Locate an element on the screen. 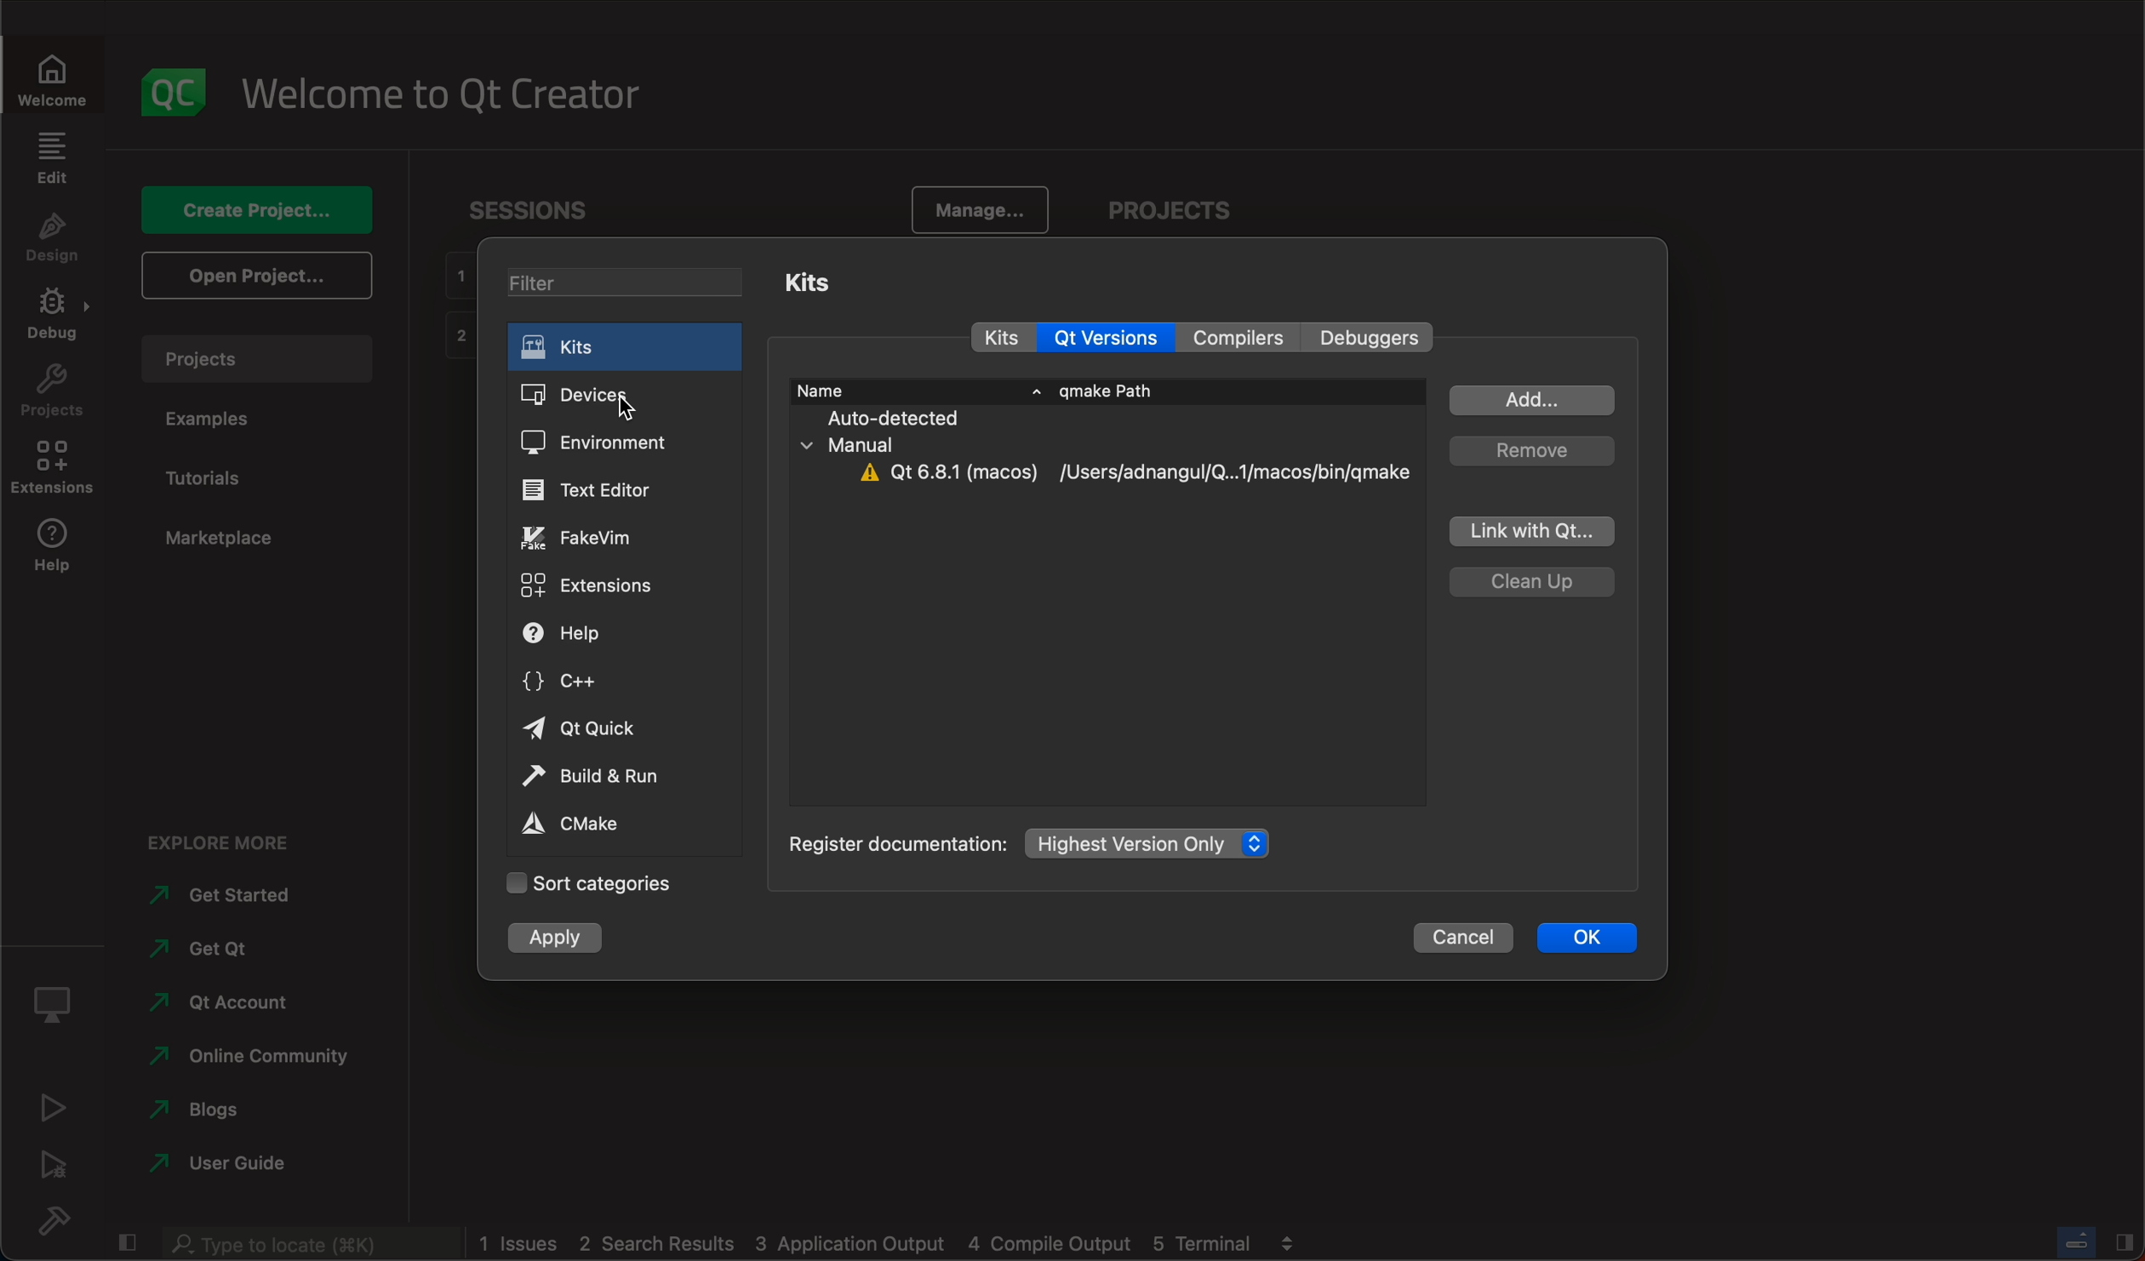 This screenshot has width=2145, height=1261. qmake path is located at coordinates (1107, 390).